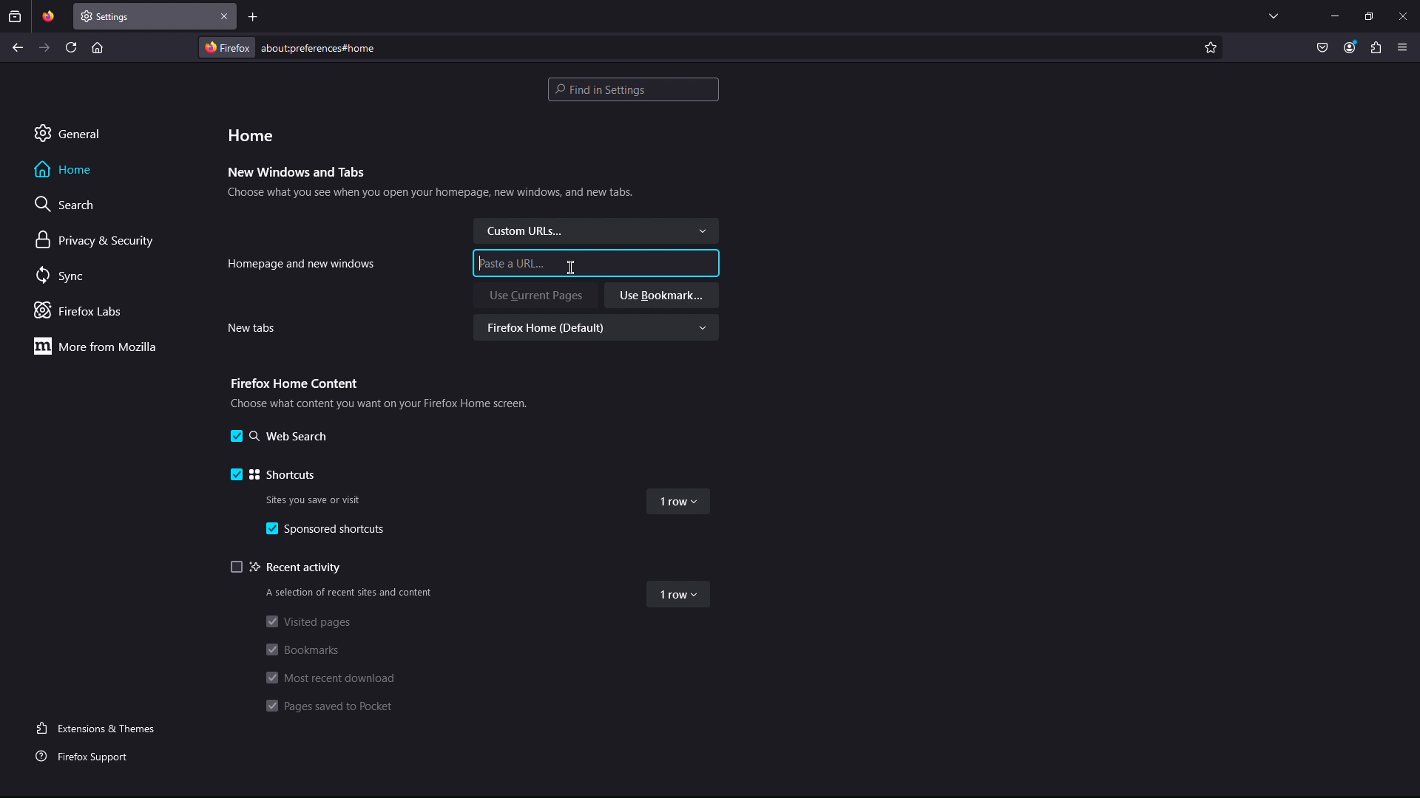 The width and height of the screenshot is (1420, 798). Describe the element at coordinates (67, 132) in the screenshot. I see `General` at that location.